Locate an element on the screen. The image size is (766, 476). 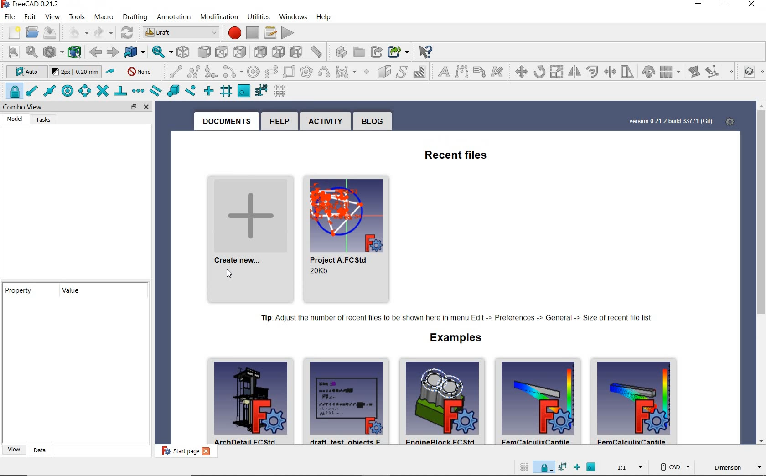
edit is located at coordinates (694, 72).